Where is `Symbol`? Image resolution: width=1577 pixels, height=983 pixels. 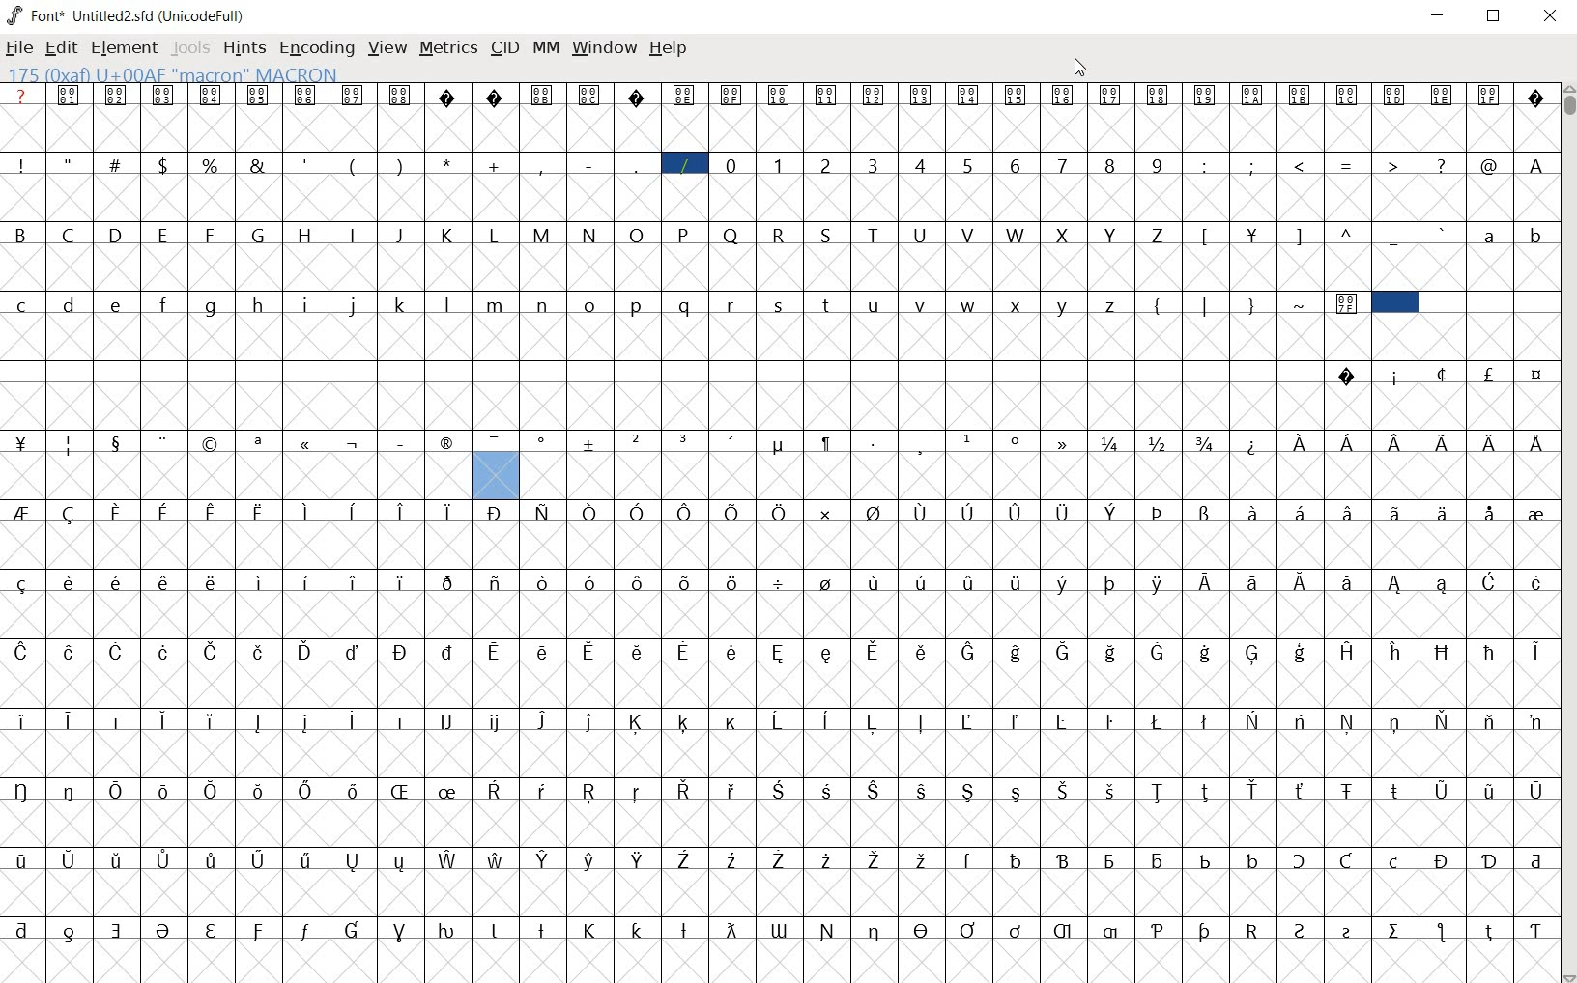 Symbol is located at coordinates (591, 582).